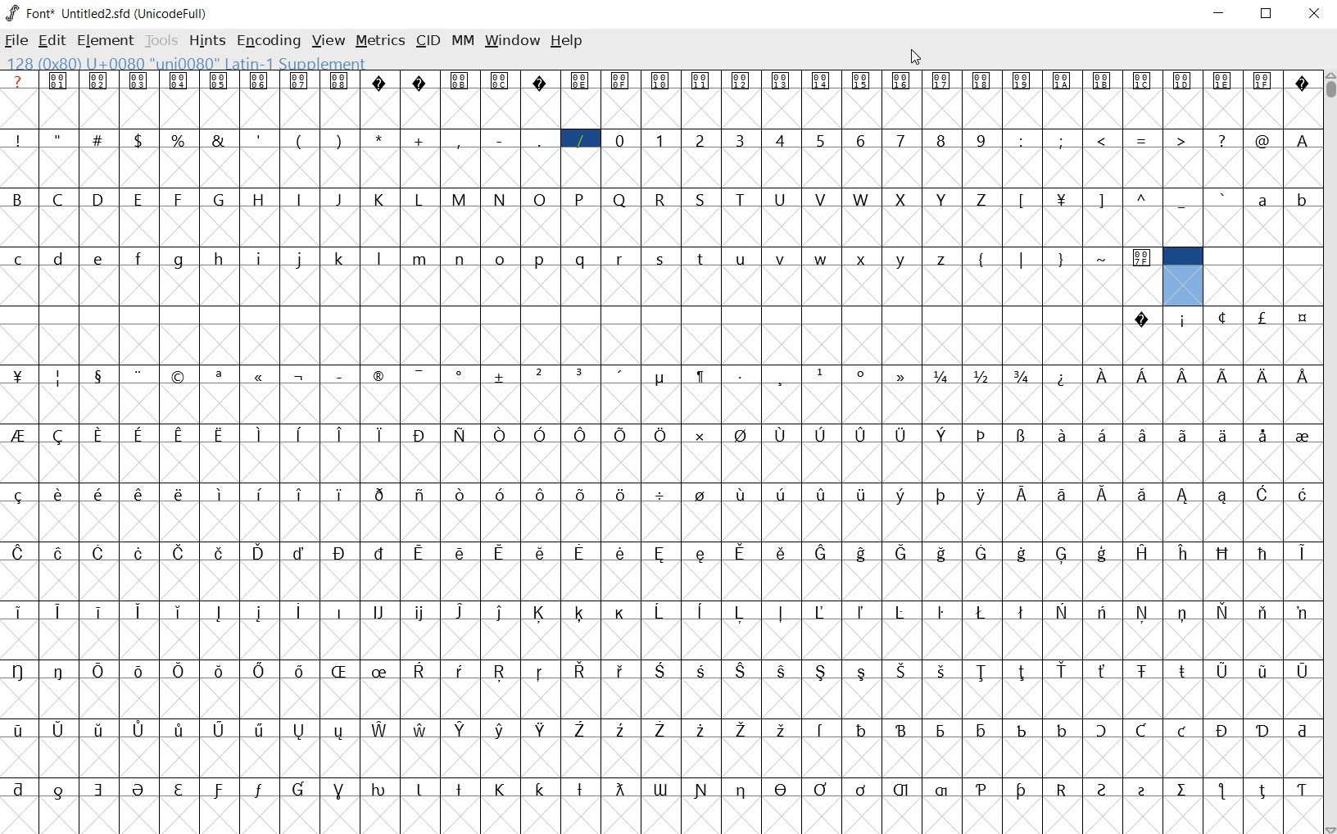 The image size is (1337, 834). I want to click on y, so click(903, 258).